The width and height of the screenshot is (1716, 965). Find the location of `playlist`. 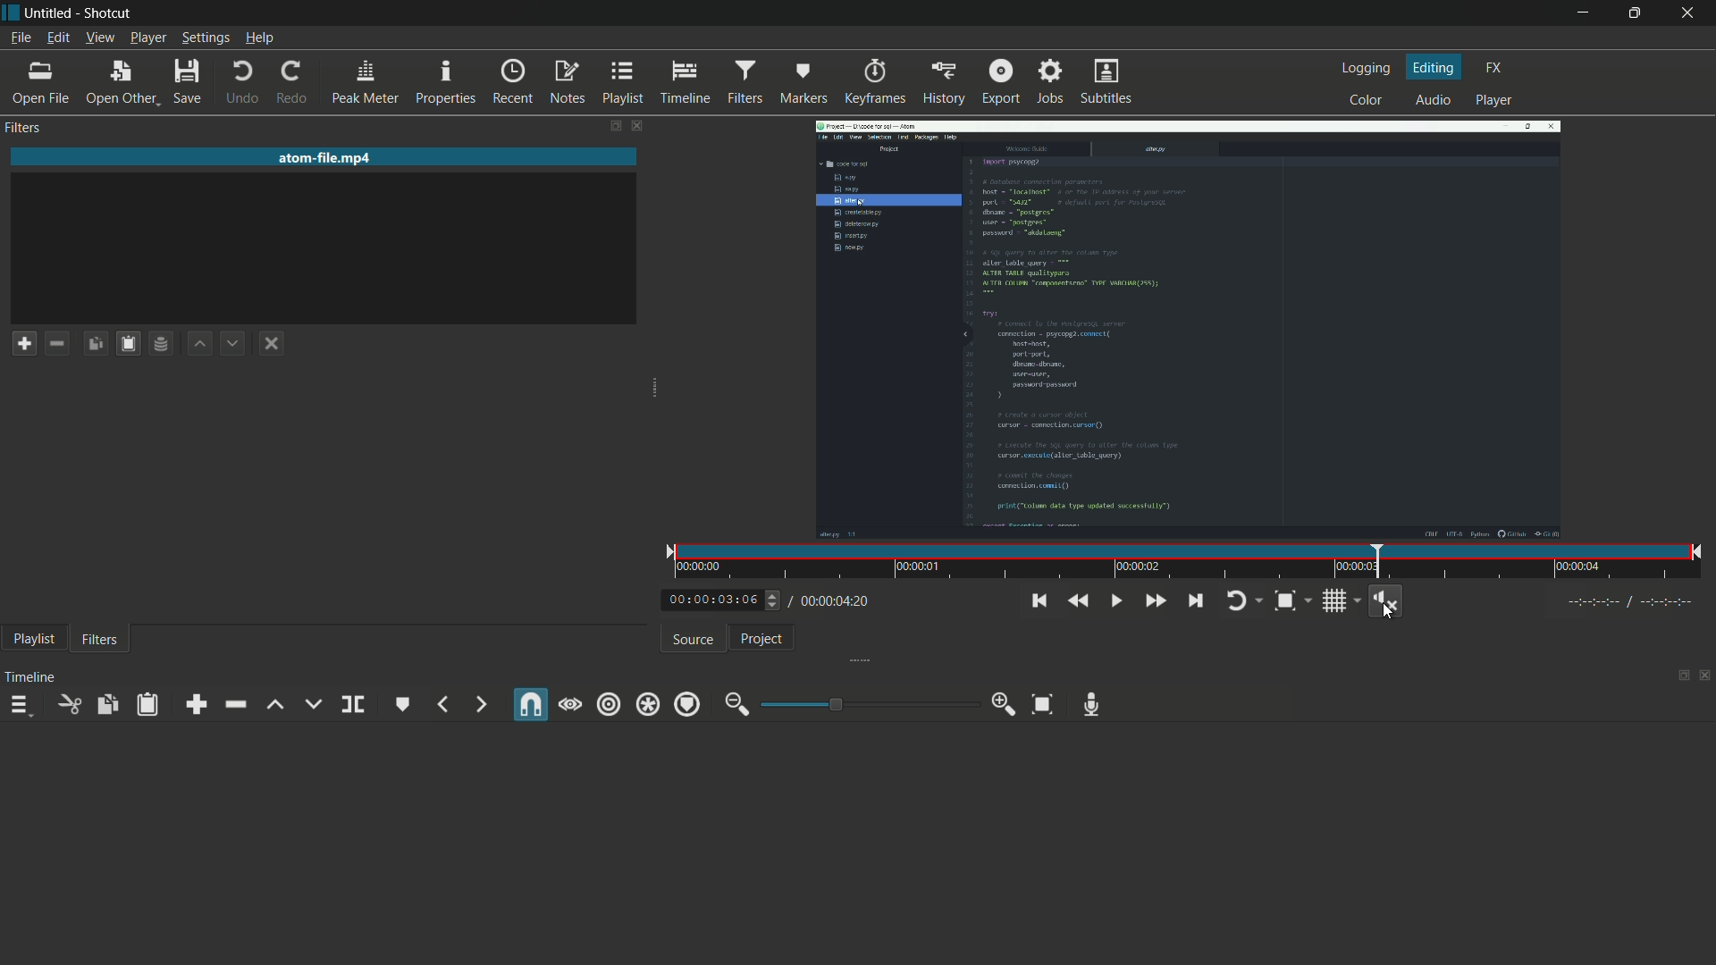

playlist is located at coordinates (623, 83).